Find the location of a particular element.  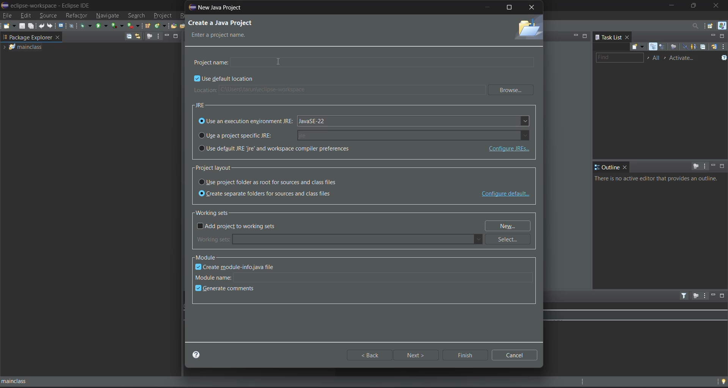

activate is located at coordinates (684, 58).